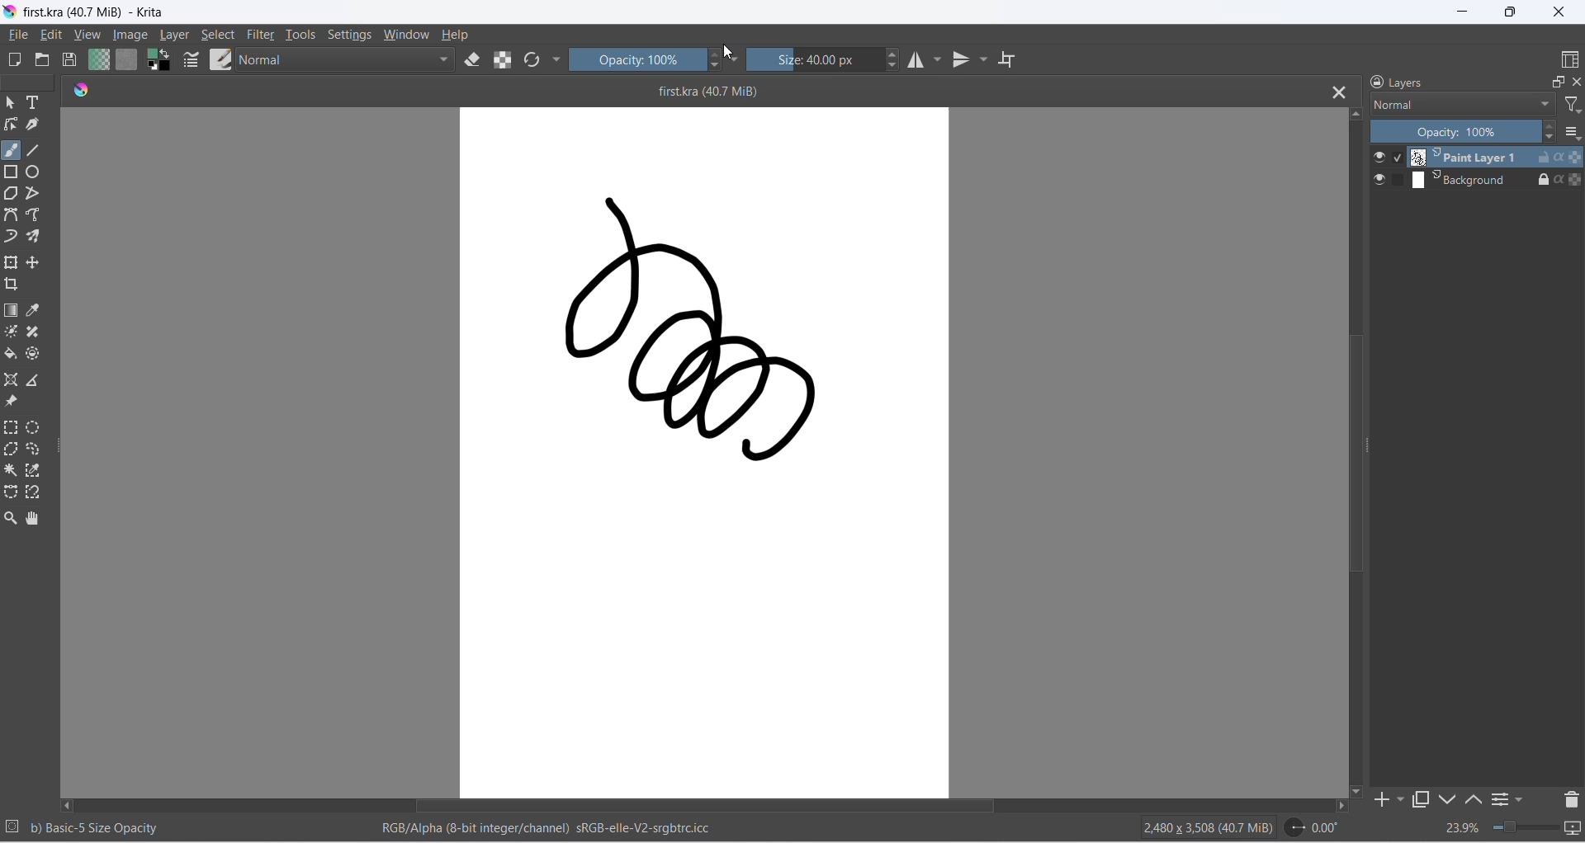 The height and width of the screenshot is (843, 1585). What do you see at coordinates (33, 103) in the screenshot?
I see `text` at bounding box center [33, 103].